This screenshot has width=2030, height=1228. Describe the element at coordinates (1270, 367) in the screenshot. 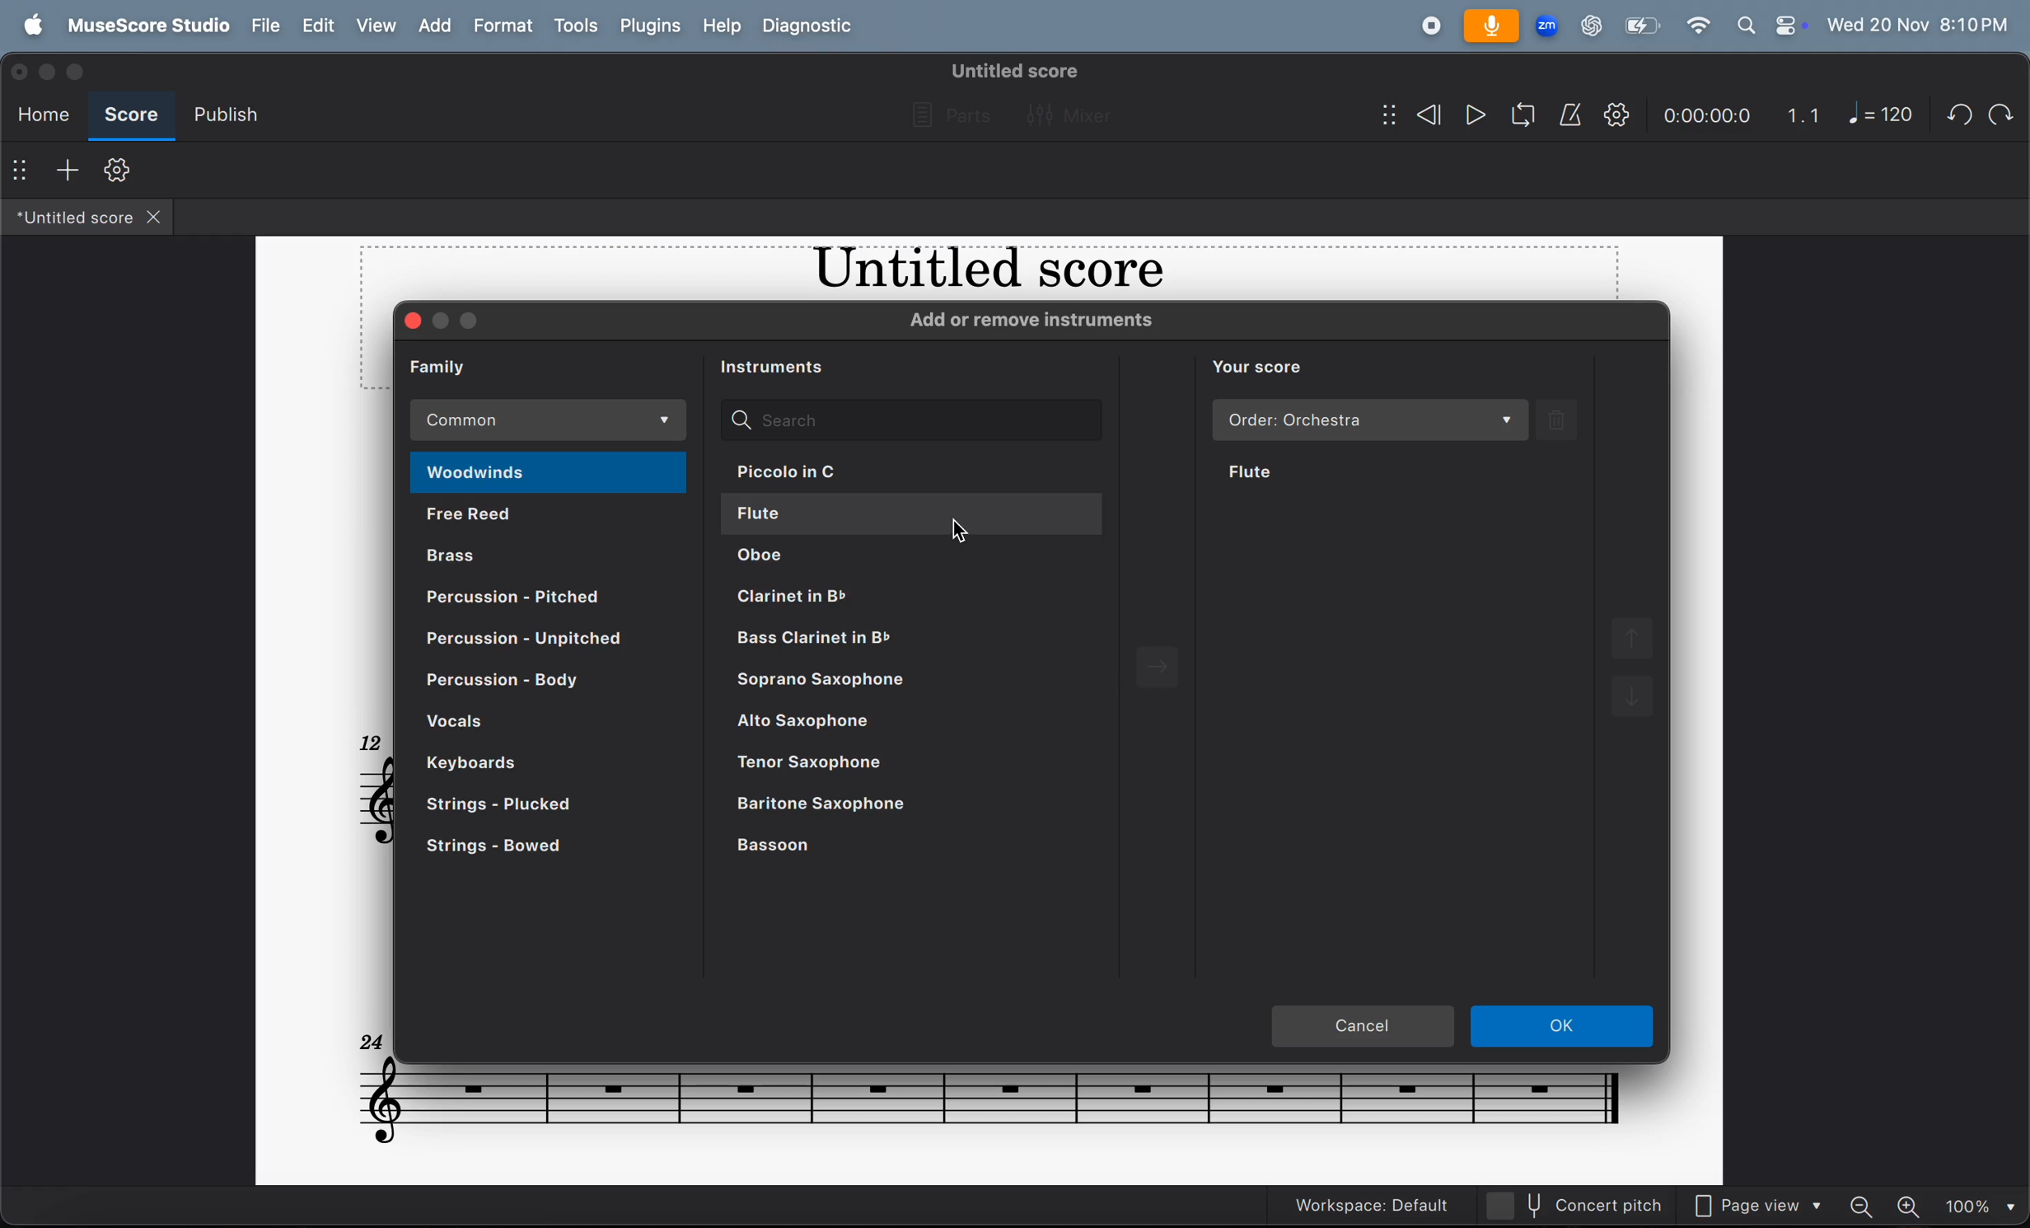

I see `you score` at that location.